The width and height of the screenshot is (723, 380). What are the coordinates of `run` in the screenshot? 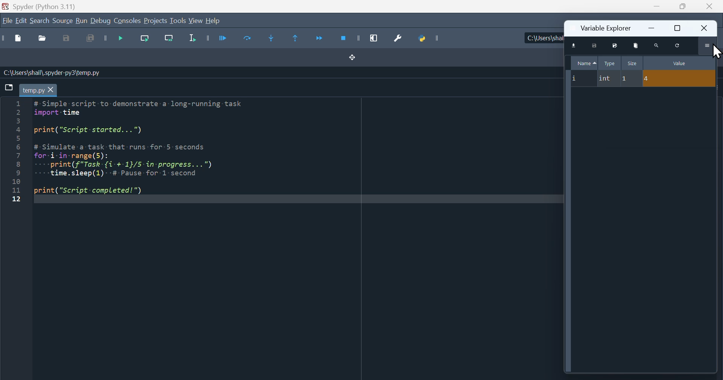 It's located at (81, 21).